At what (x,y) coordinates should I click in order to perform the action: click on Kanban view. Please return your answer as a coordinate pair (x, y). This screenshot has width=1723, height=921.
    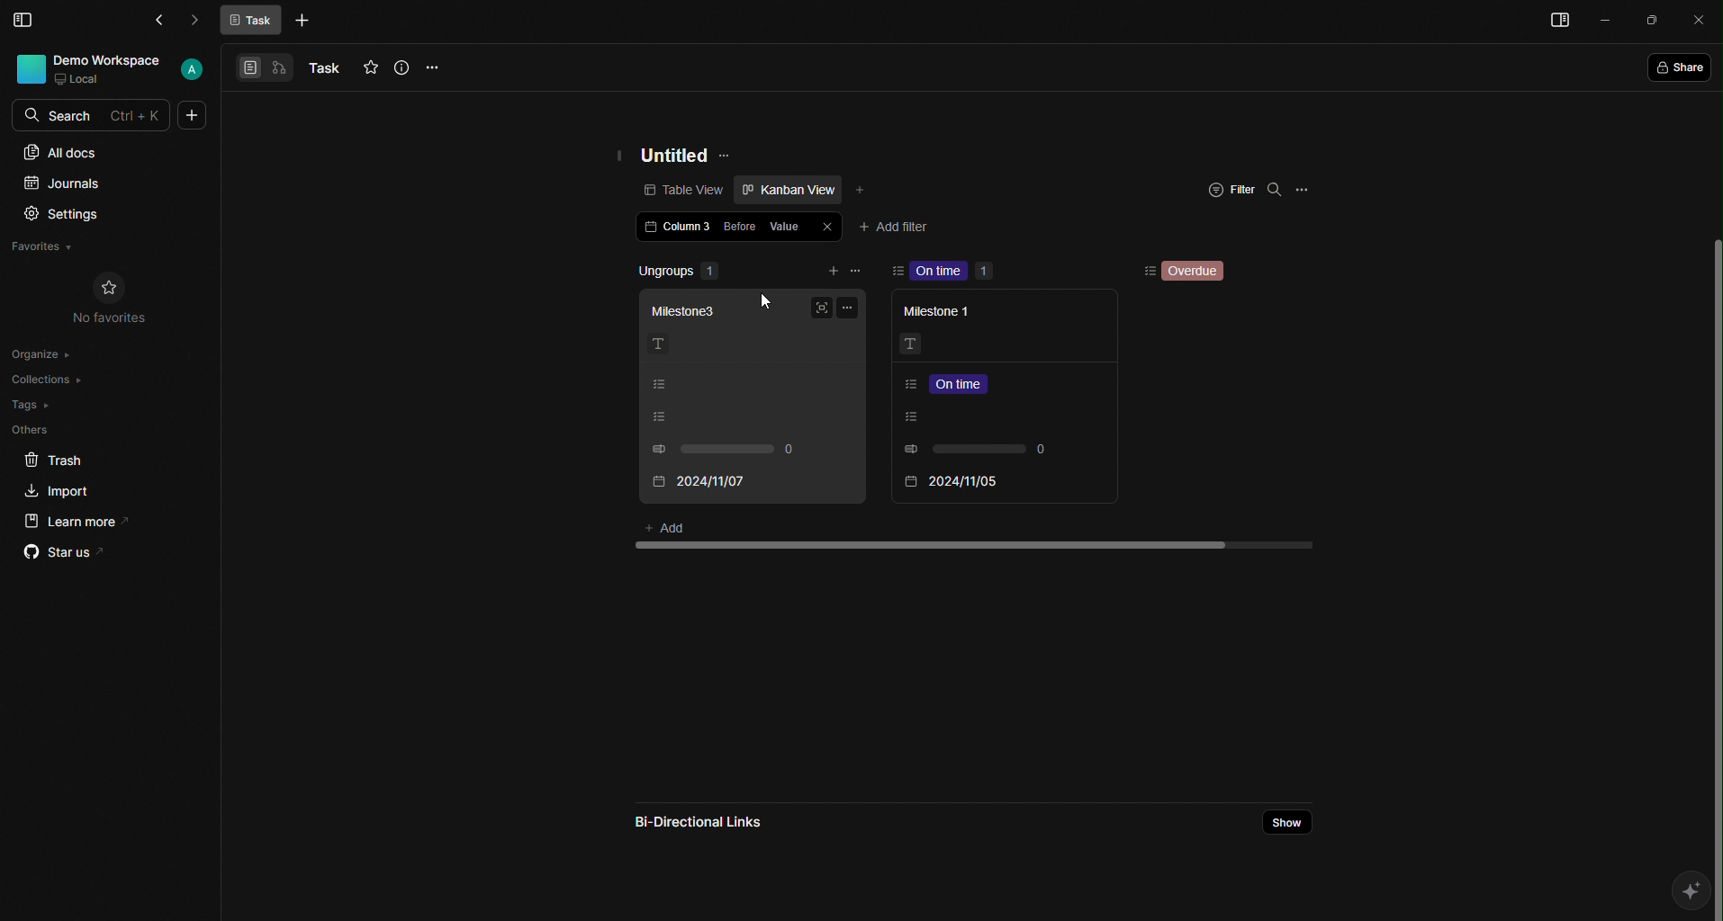
    Looking at the image, I should click on (786, 189).